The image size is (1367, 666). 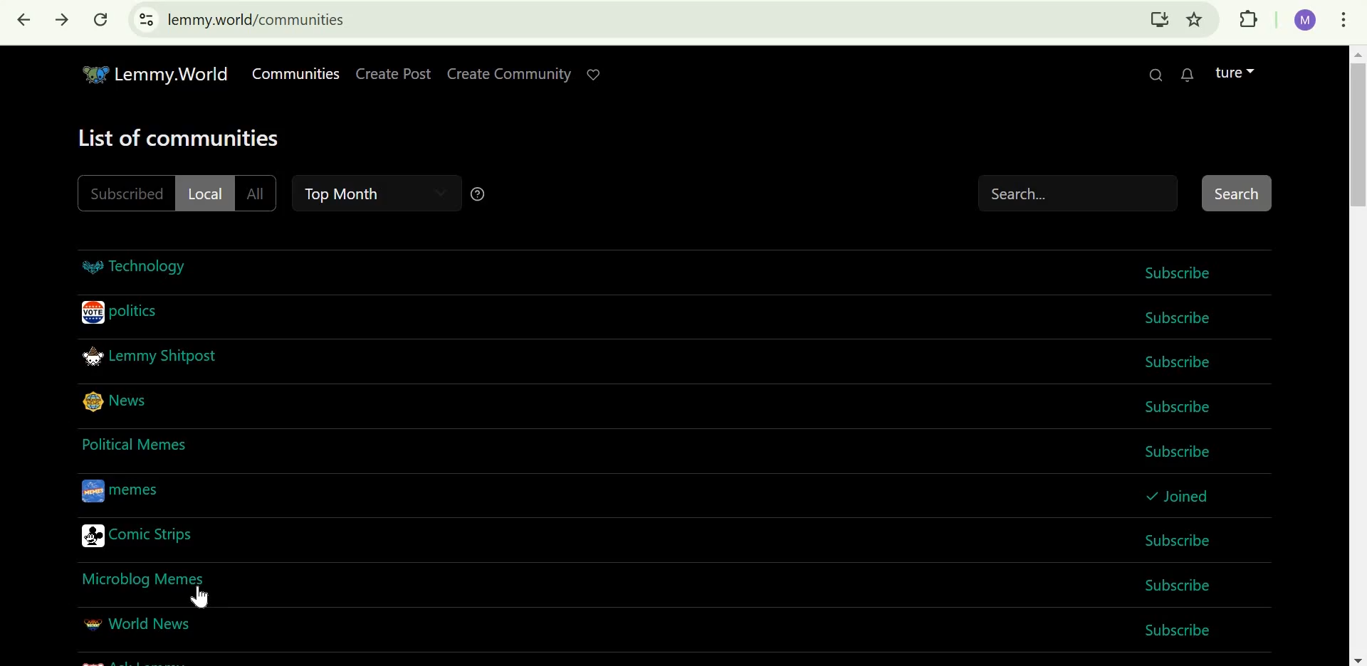 What do you see at coordinates (147, 21) in the screenshot?
I see `View site information` at bounding box center [147, 21].